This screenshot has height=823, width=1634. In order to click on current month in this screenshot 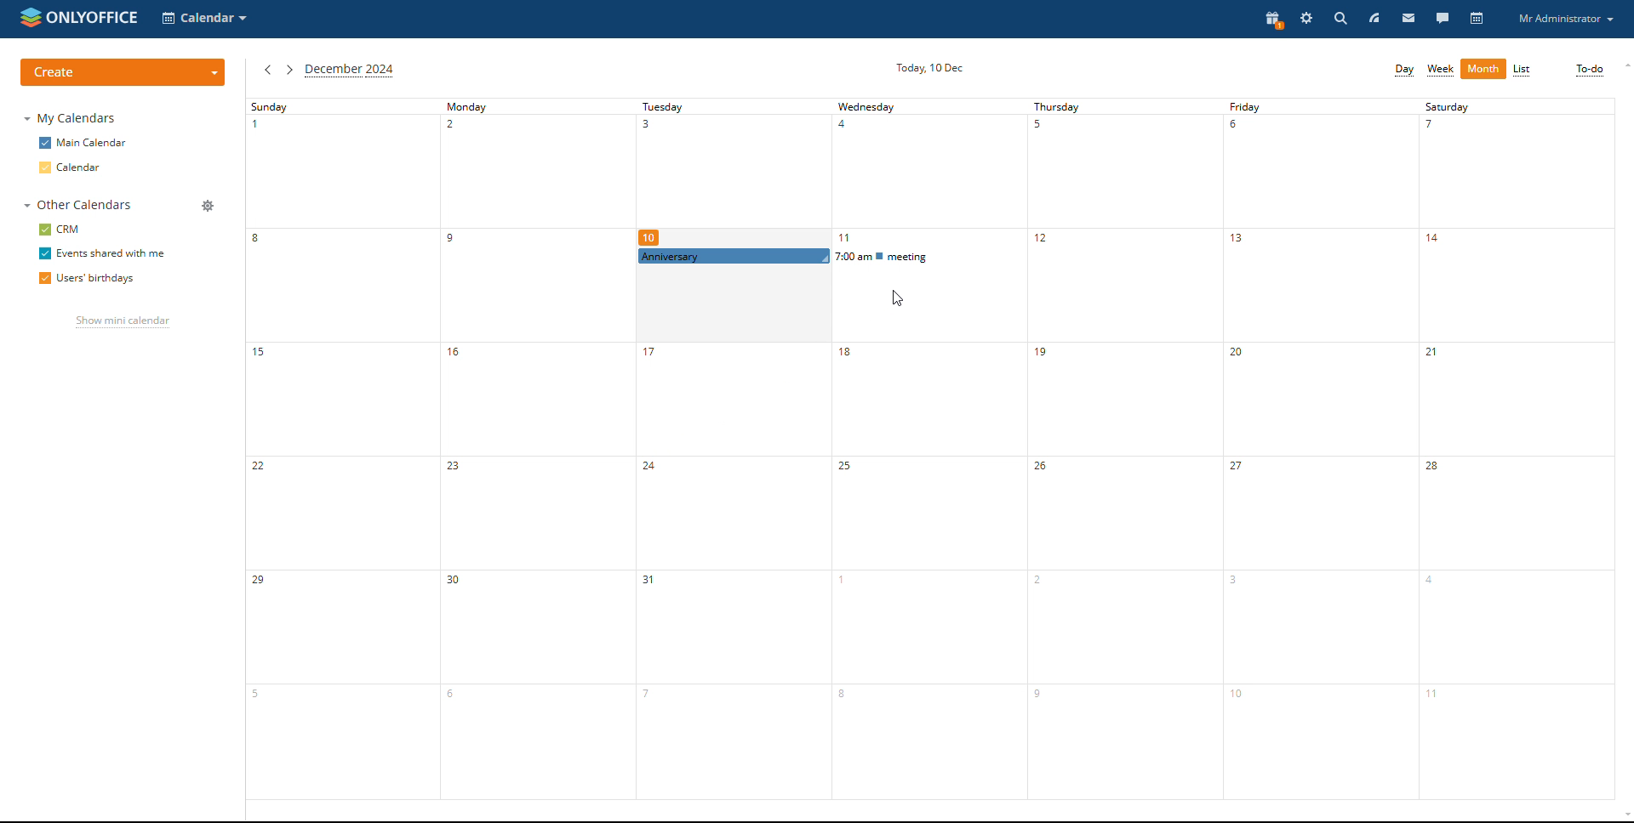, I will do `click(350, 71)`.